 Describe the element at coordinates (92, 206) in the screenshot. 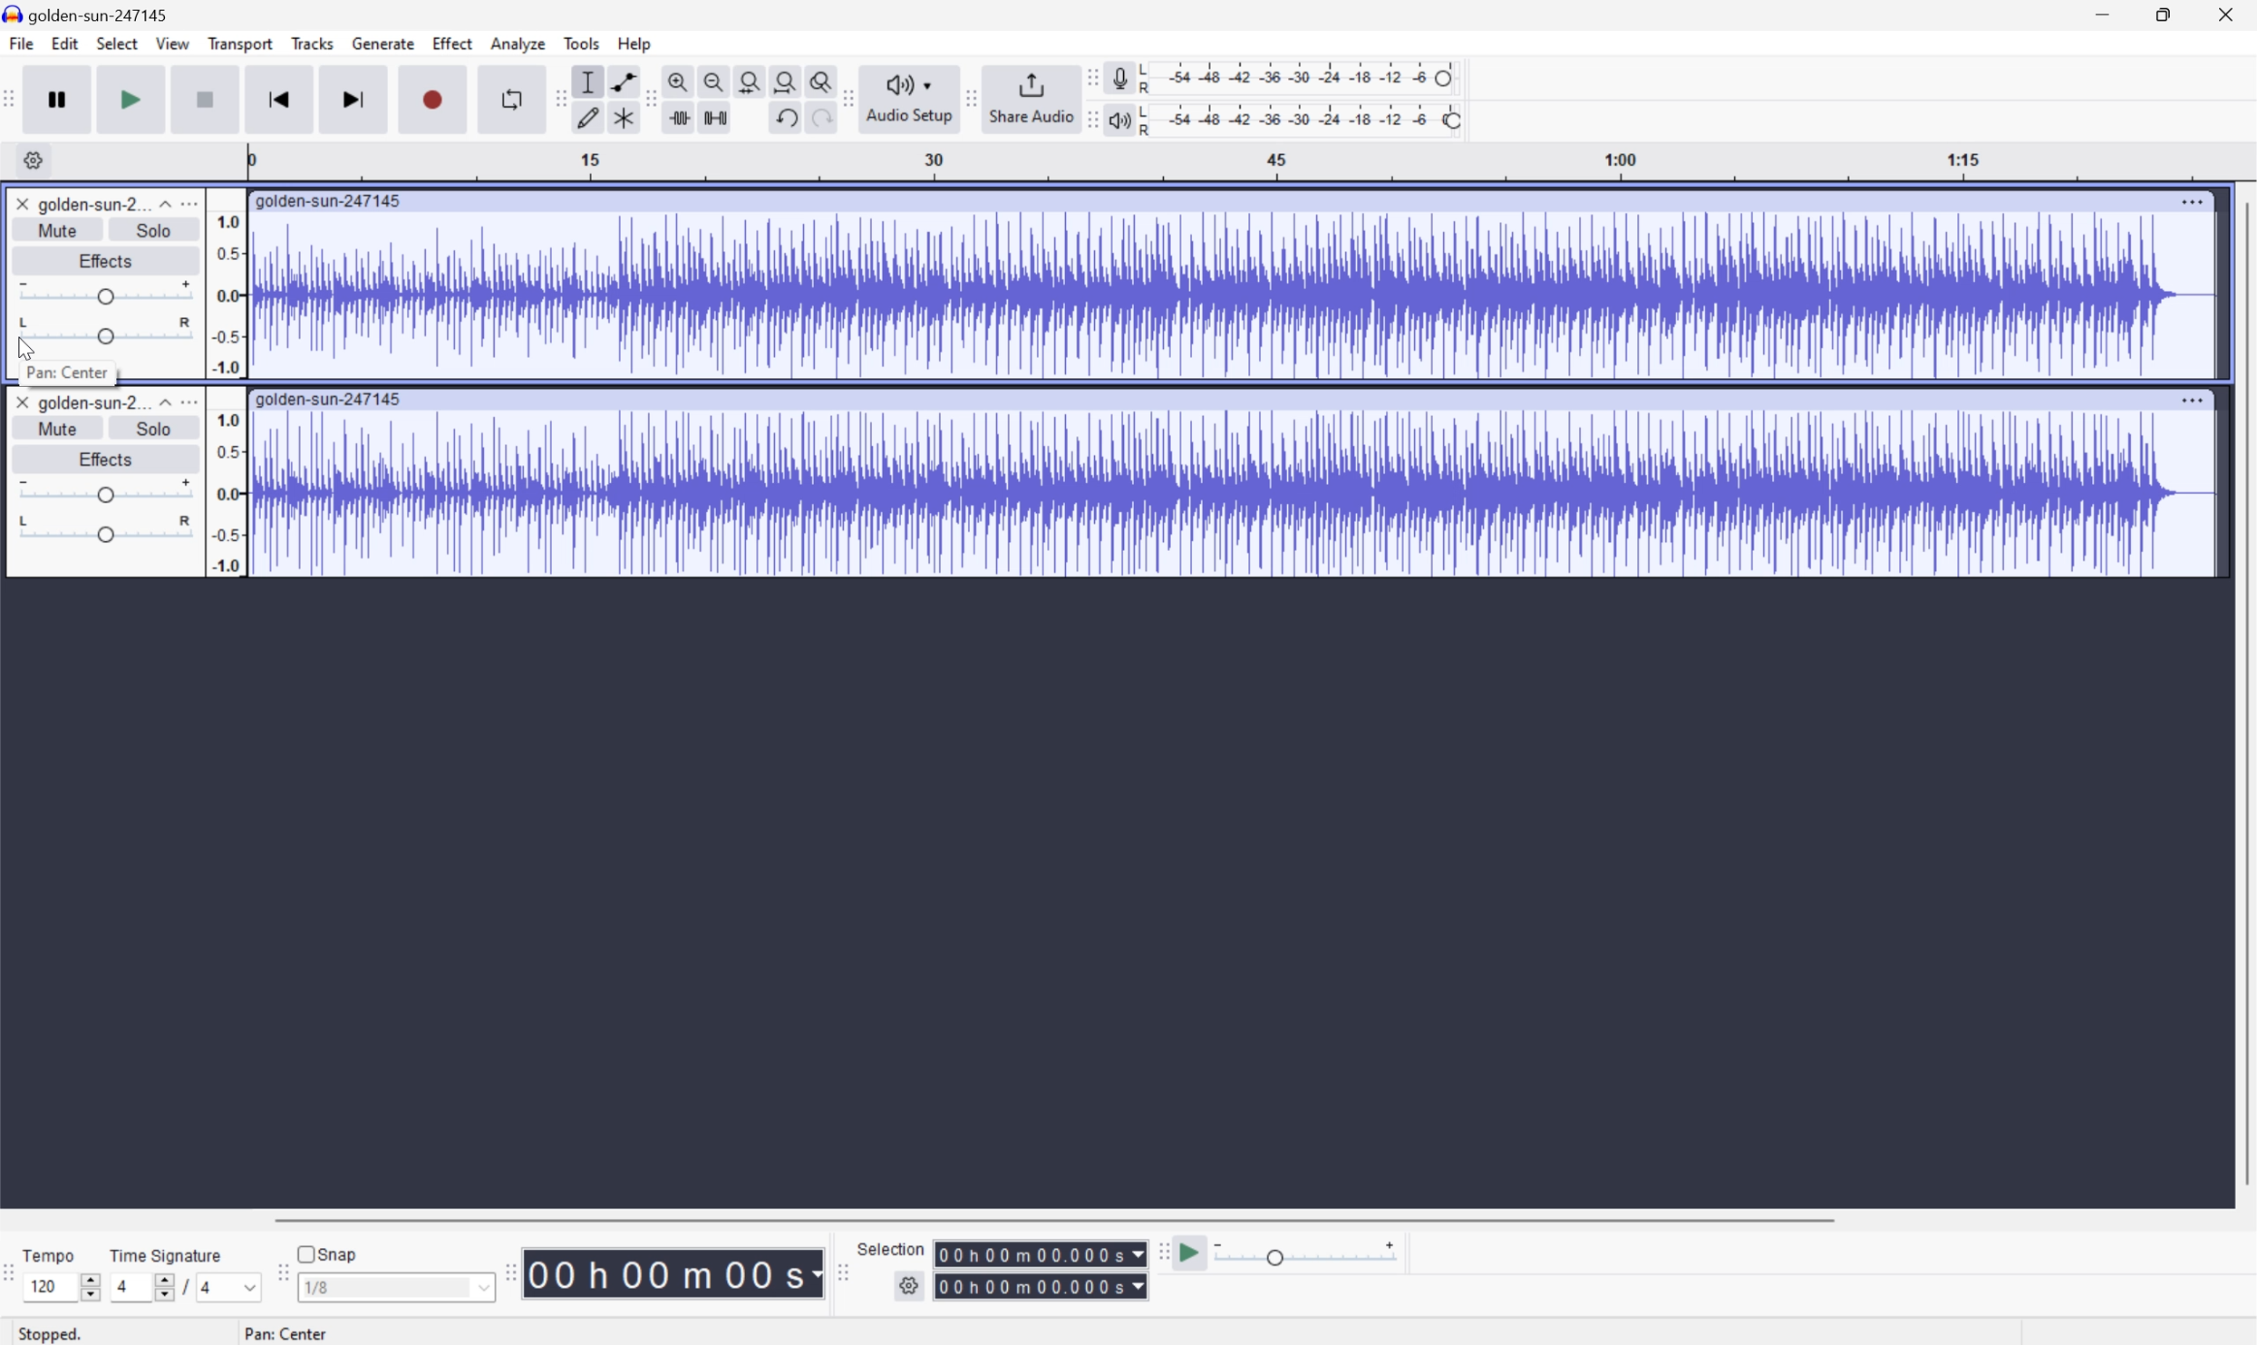

I see `golden-sun-2` at that location.